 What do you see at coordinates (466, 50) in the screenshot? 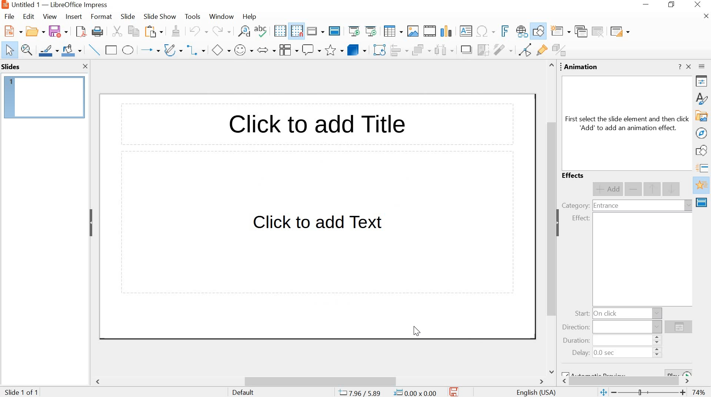
I see `shadow` at bounding box center [466, 50].